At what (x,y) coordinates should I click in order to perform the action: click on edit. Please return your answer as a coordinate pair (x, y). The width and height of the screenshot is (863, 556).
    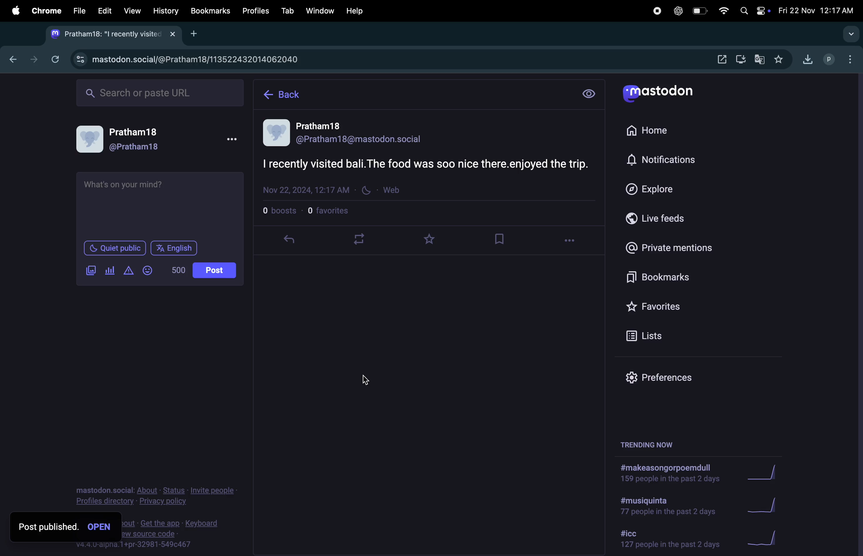
    Looking at the image, I should click on (104, 10).